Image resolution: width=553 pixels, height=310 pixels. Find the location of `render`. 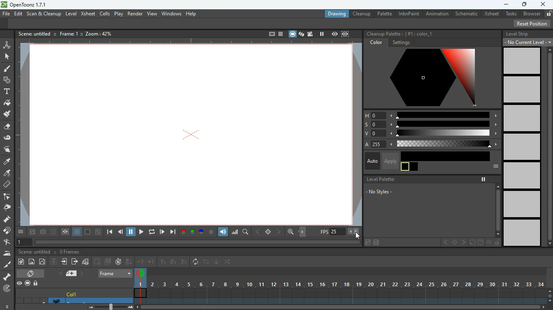

render is located at coordinates (134, 14).